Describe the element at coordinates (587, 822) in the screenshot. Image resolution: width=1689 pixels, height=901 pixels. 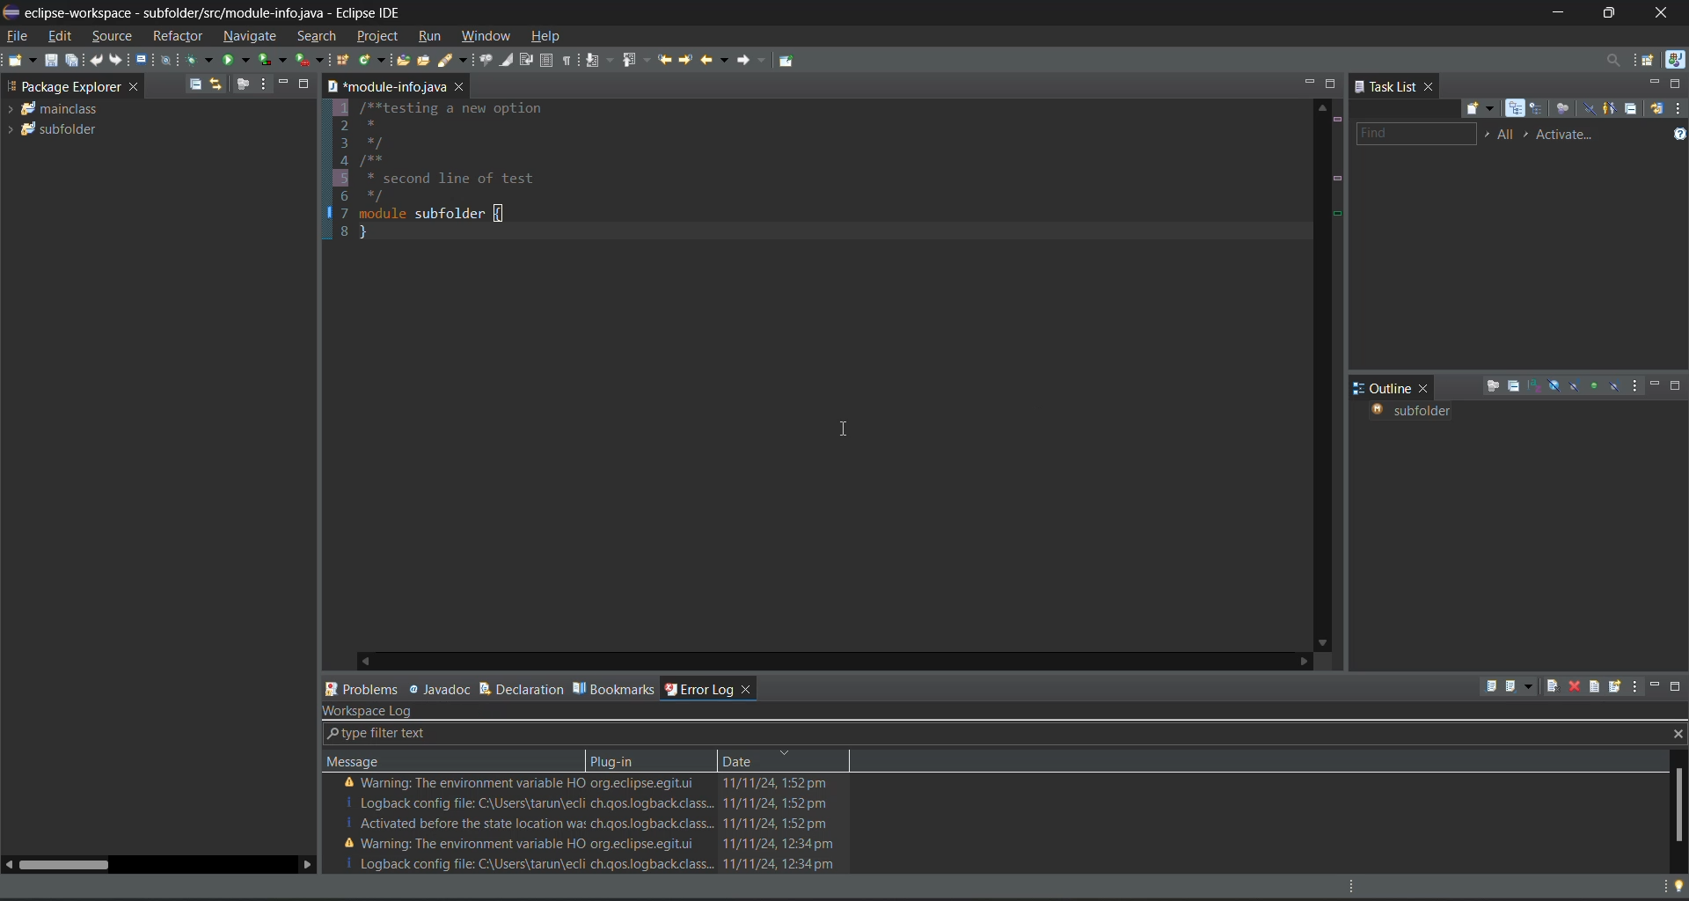
I see `error logs` at that location.